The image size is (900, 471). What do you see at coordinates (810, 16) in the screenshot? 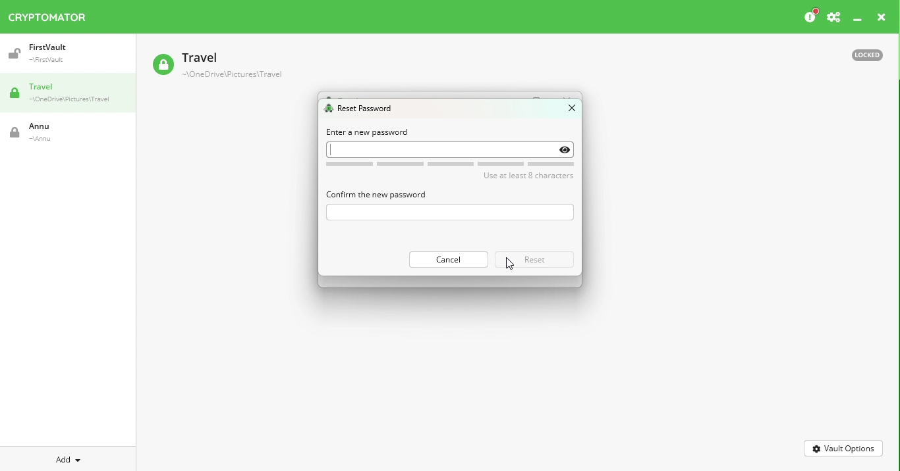
I see `Please consider donating` at bounding box center [810, 16].